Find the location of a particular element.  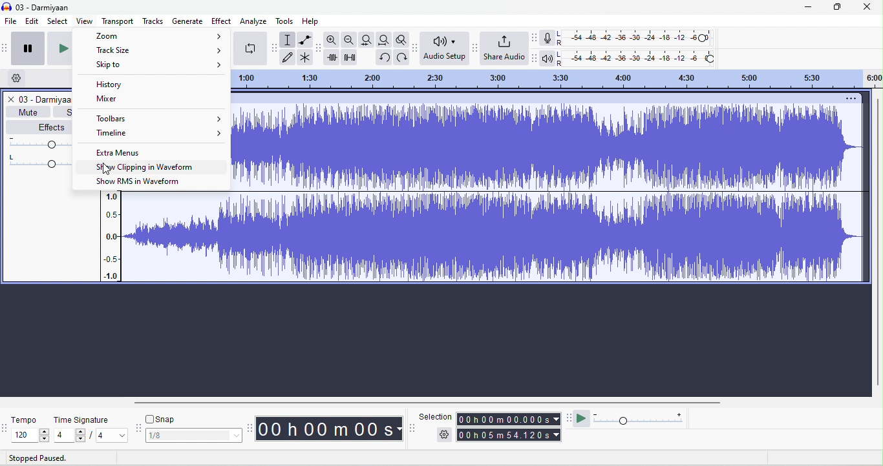

effects is located at coordinates (39, 127).